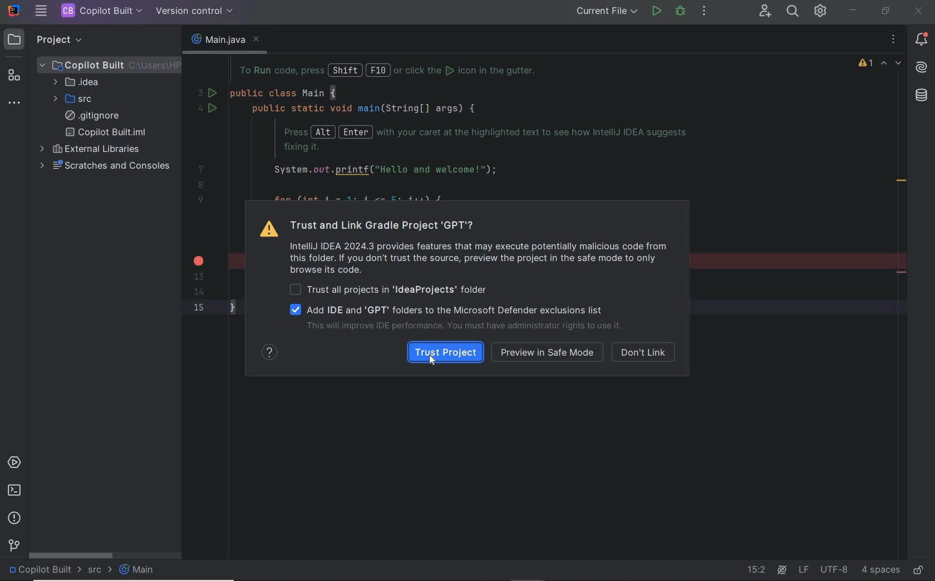 The image size is (935, 581). Describe the element at coordinates (922, 41) in the screenshot. I see `notifications` at that location.